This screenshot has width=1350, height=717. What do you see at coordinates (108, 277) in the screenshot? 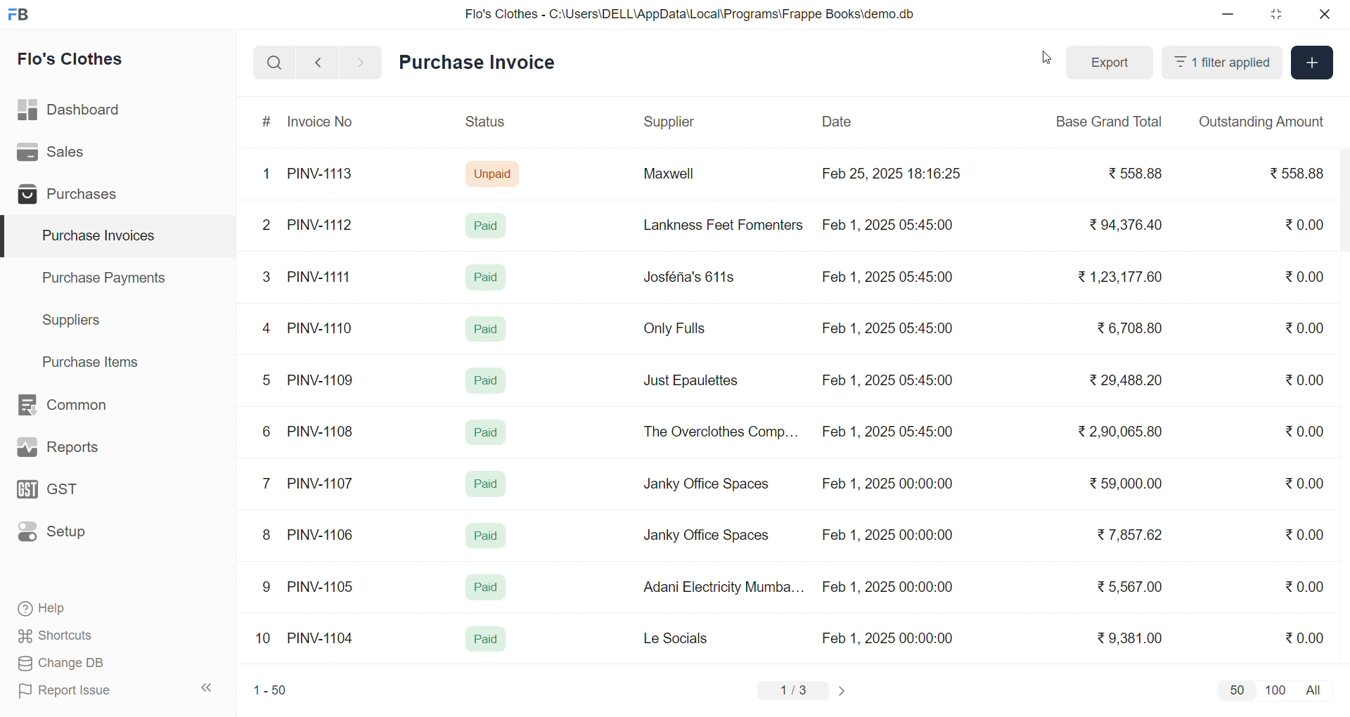
I see `Purchase Payments` at bounding box center [108, 277].